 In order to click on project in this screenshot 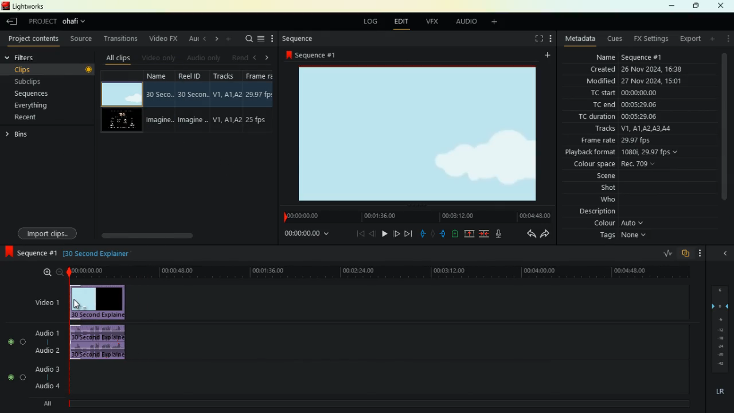, I will do `click(61, 21)`.